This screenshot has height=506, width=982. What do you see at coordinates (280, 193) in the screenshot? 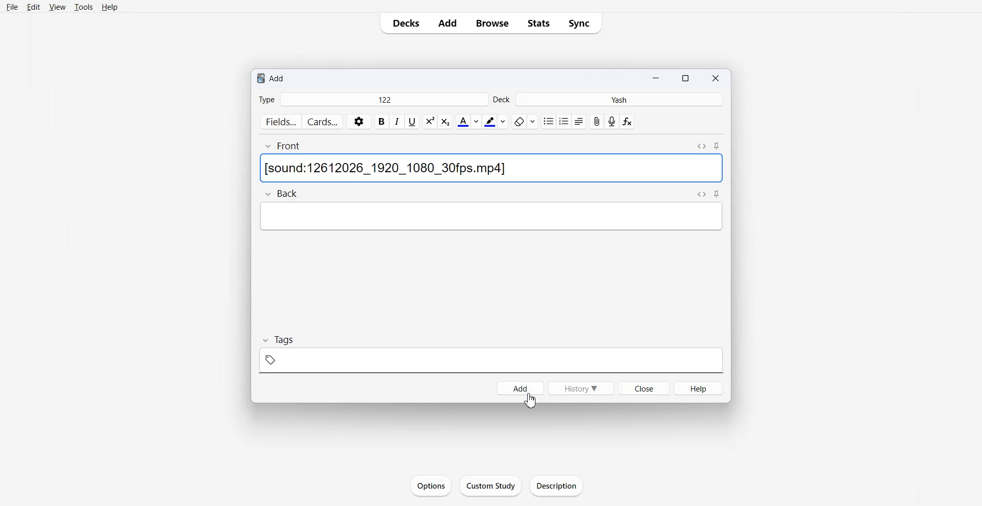
I see `Back` at bounding box center [280, 193].